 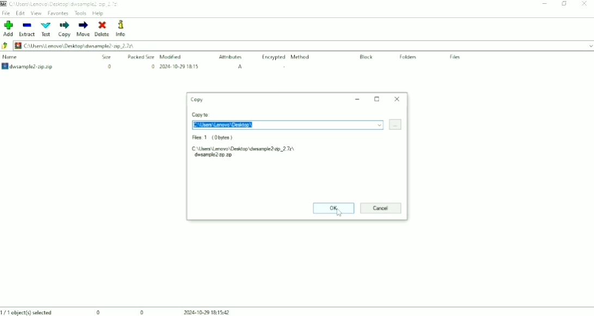 What do you see at coordinates (395, 124) in the screenshot?
I see `Browse For Folder` at bounding box center [395, 124].